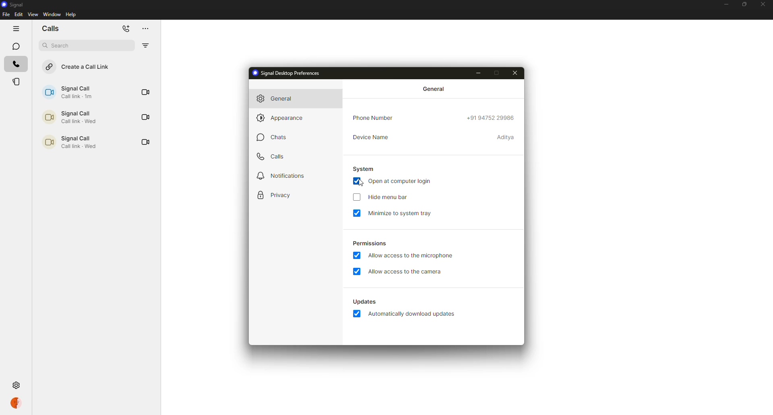  Describe the element at coordinates (145, 117) in the screenshot. I see `video` at that location.